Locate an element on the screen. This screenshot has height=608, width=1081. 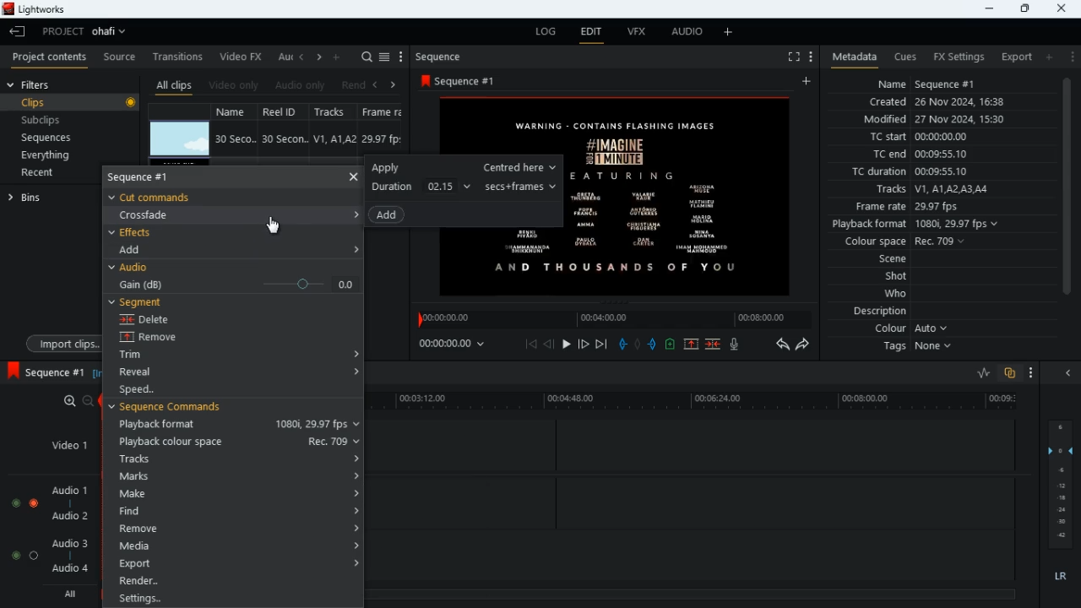
sequence is located at coordinates (45, 372).